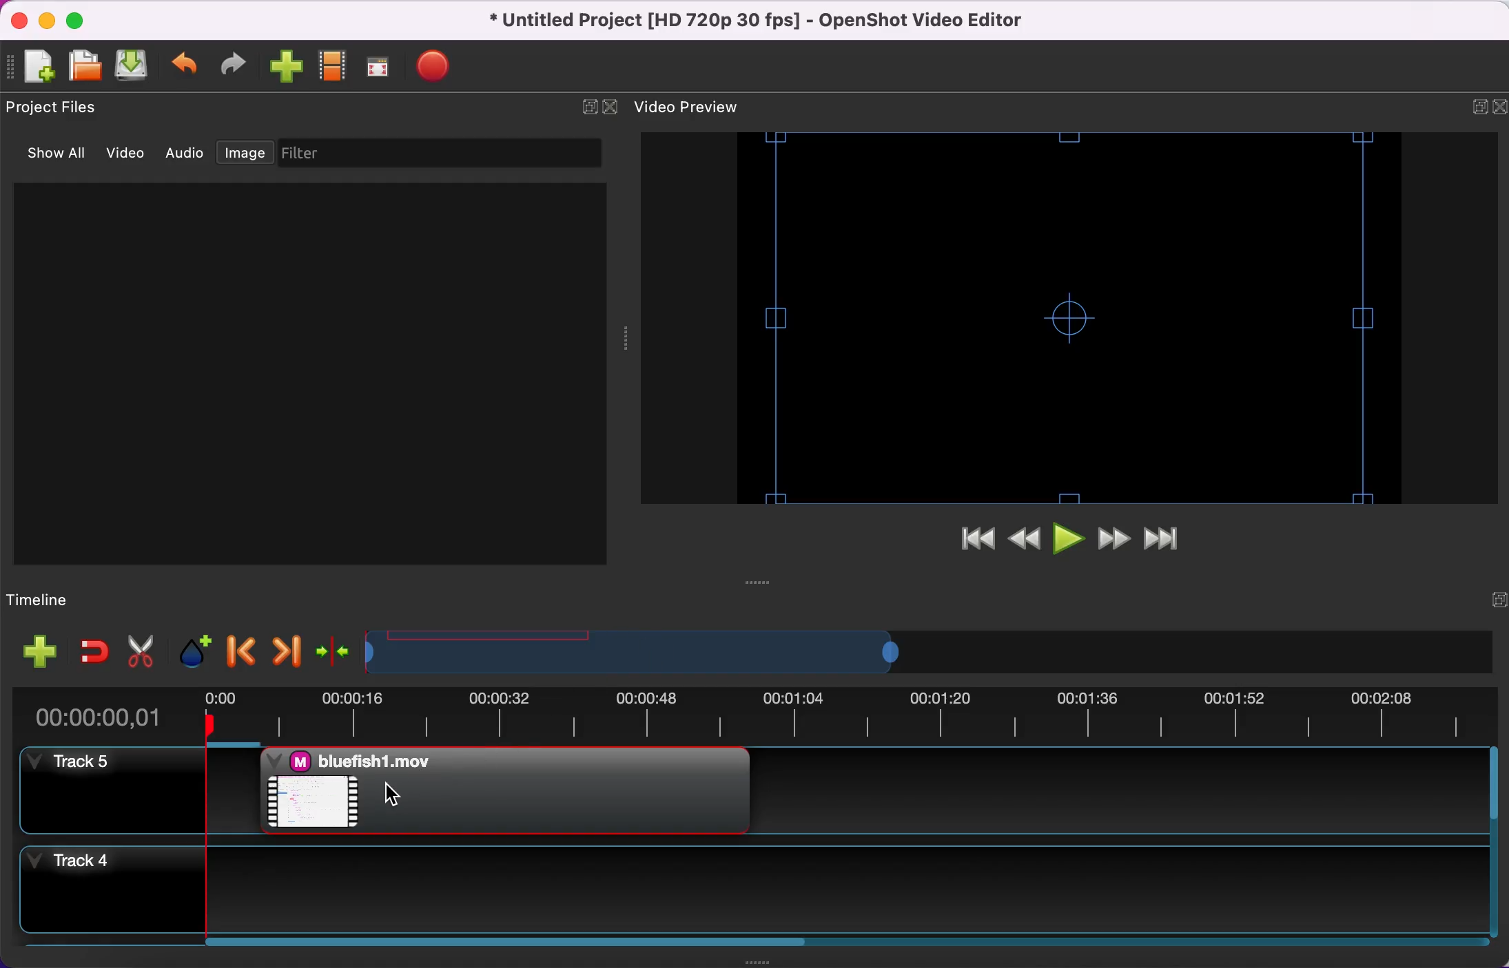  I want to click on save file, so click(136, 67).